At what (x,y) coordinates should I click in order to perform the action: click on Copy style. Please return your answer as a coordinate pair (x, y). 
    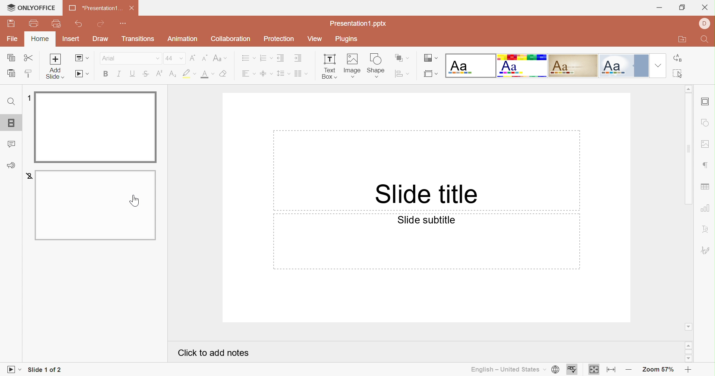
    Looking at the image, I should click on (29, 75).